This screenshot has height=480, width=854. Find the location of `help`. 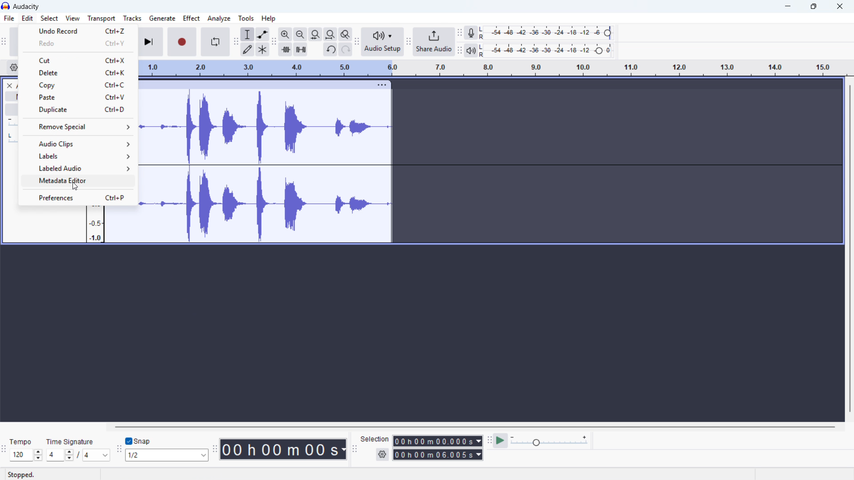

help is located at coordinates (269, 18).